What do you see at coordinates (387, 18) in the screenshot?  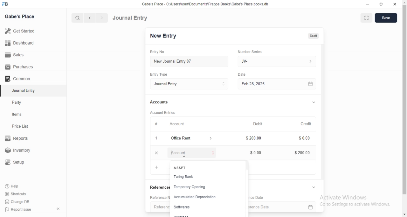 I see `save` at bounding box center [387, 18].